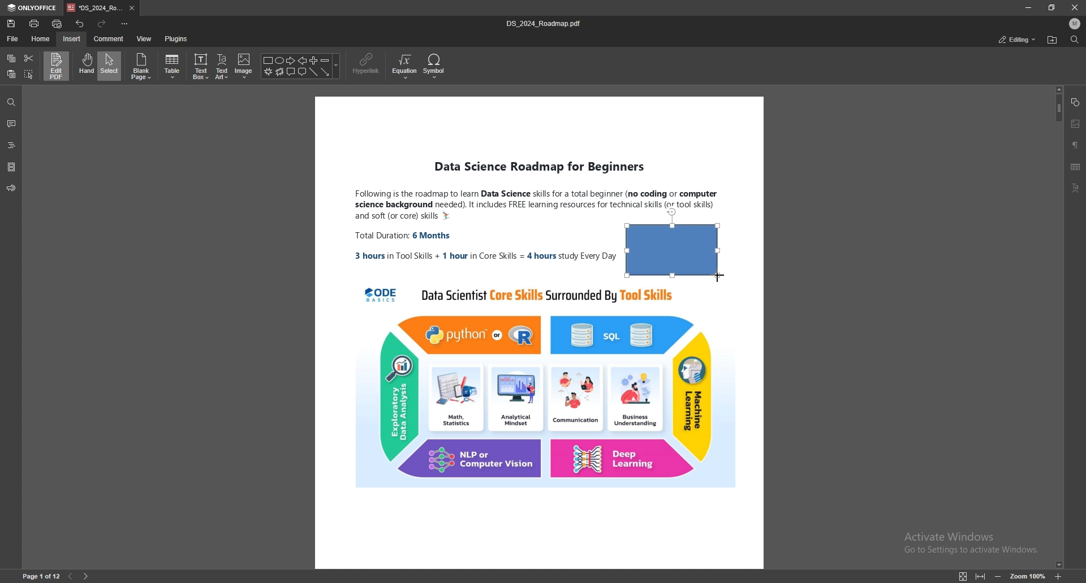  Describe the element at coordinates (174, 67) in the screenshot. I see `table` at that location.